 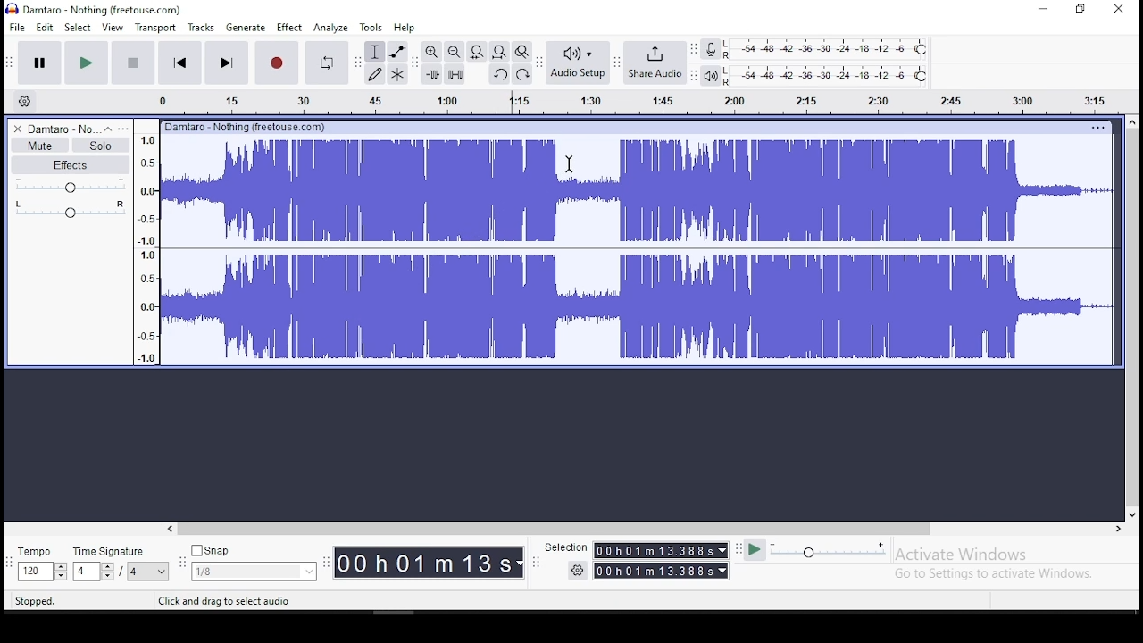 What do you see at coordinates (660, 571) in the screenshot?
I see `time menu` at bounding box center [660, 571].